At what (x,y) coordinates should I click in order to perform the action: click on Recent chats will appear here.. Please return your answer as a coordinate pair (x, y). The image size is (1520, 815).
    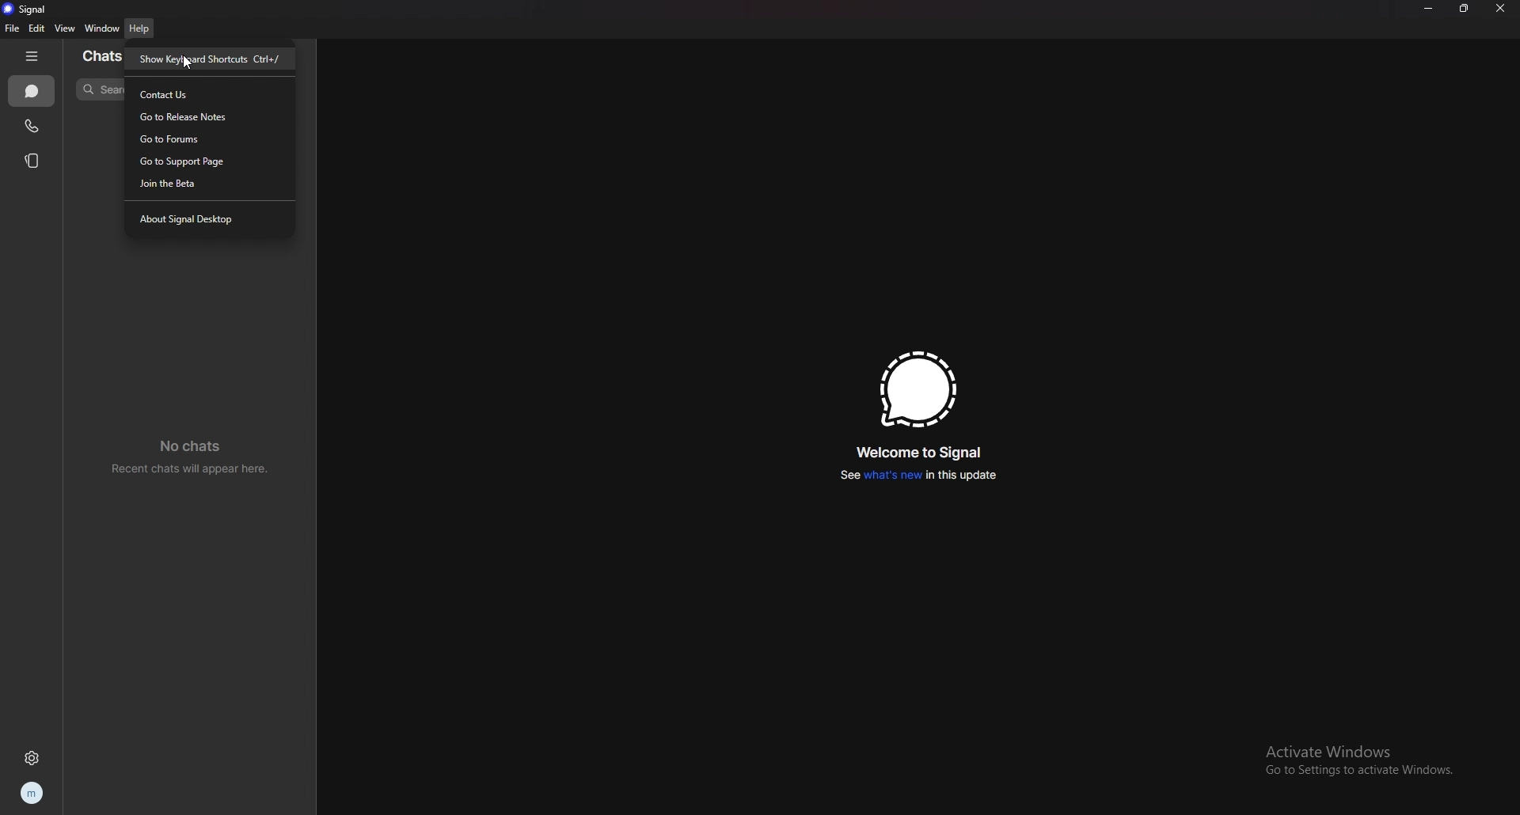
    Looking at the image, I should click on (197, 470).